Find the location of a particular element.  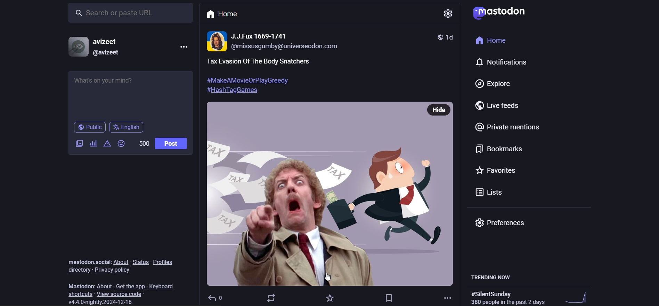

status is located at coordinates (140, 261).